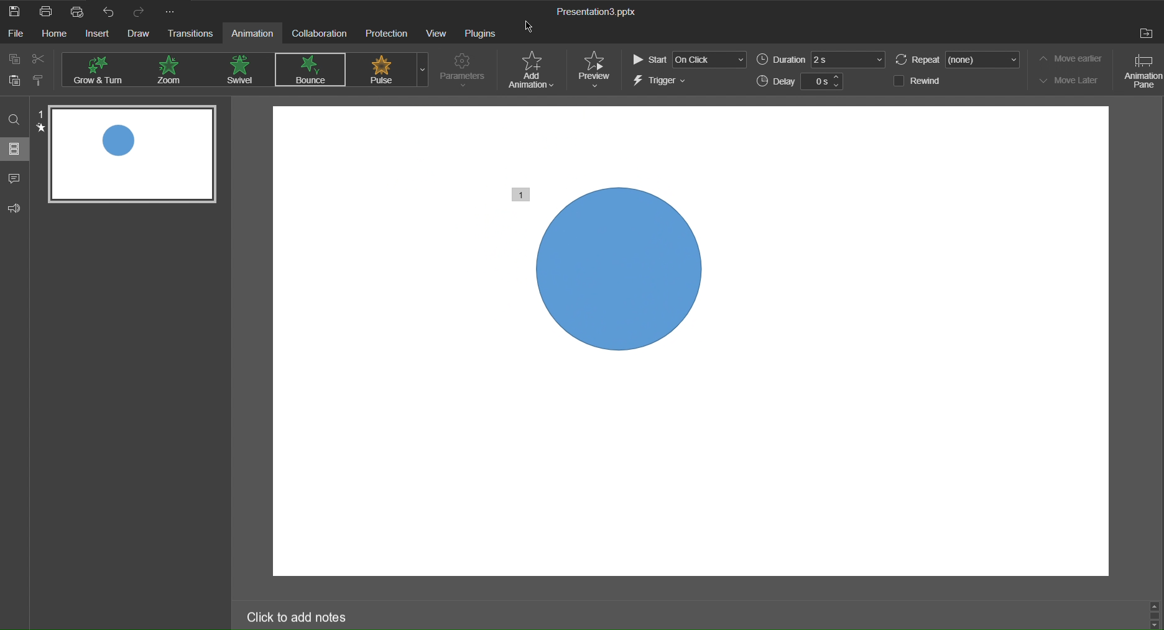  I want to click on Cursor, so click(533, 27).